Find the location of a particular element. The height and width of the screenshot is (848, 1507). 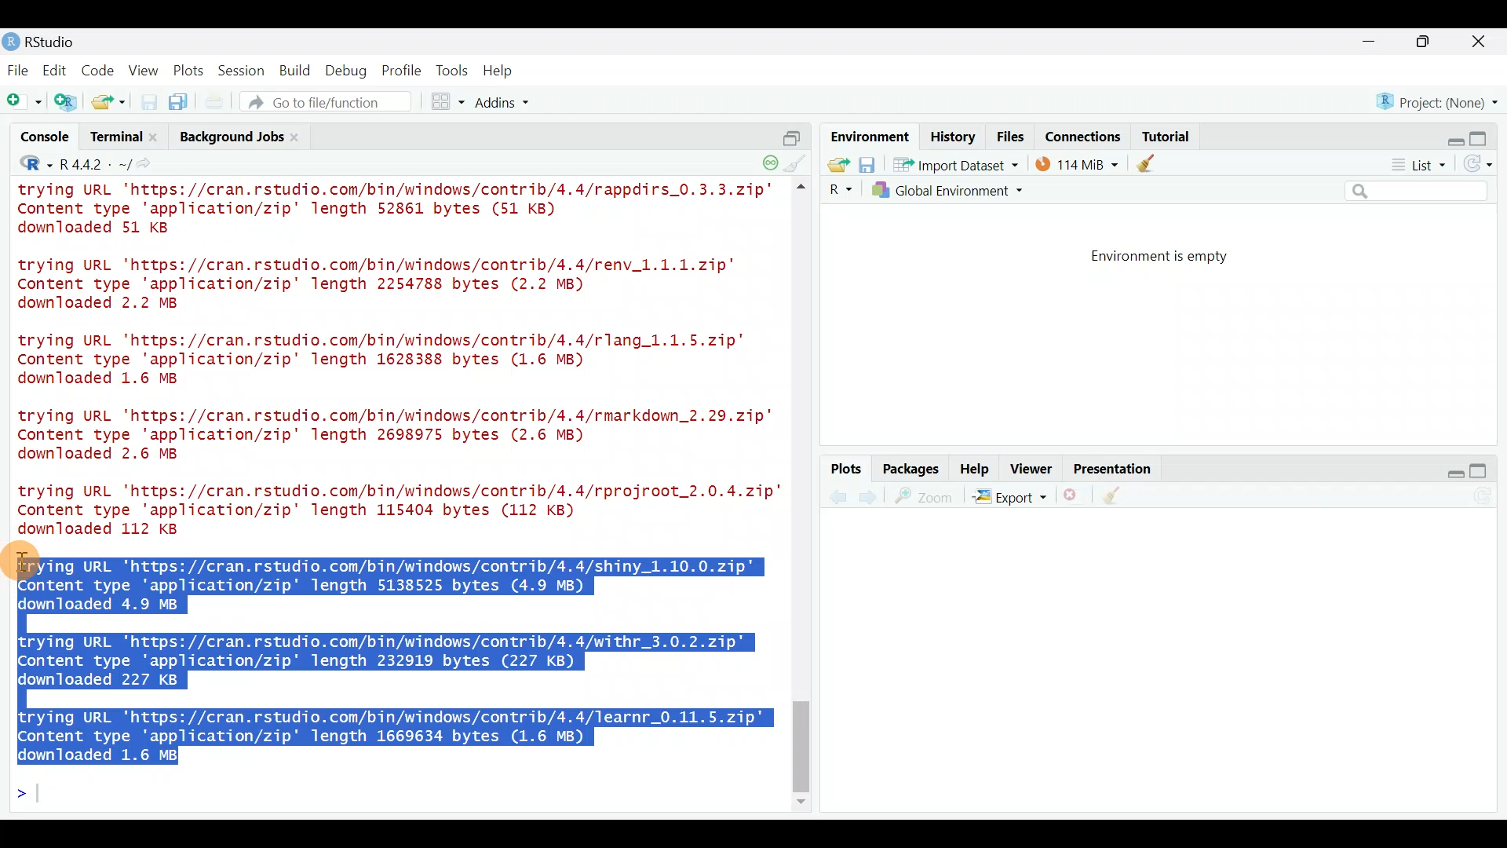

Presentation is located at coordinates (1115, 470).